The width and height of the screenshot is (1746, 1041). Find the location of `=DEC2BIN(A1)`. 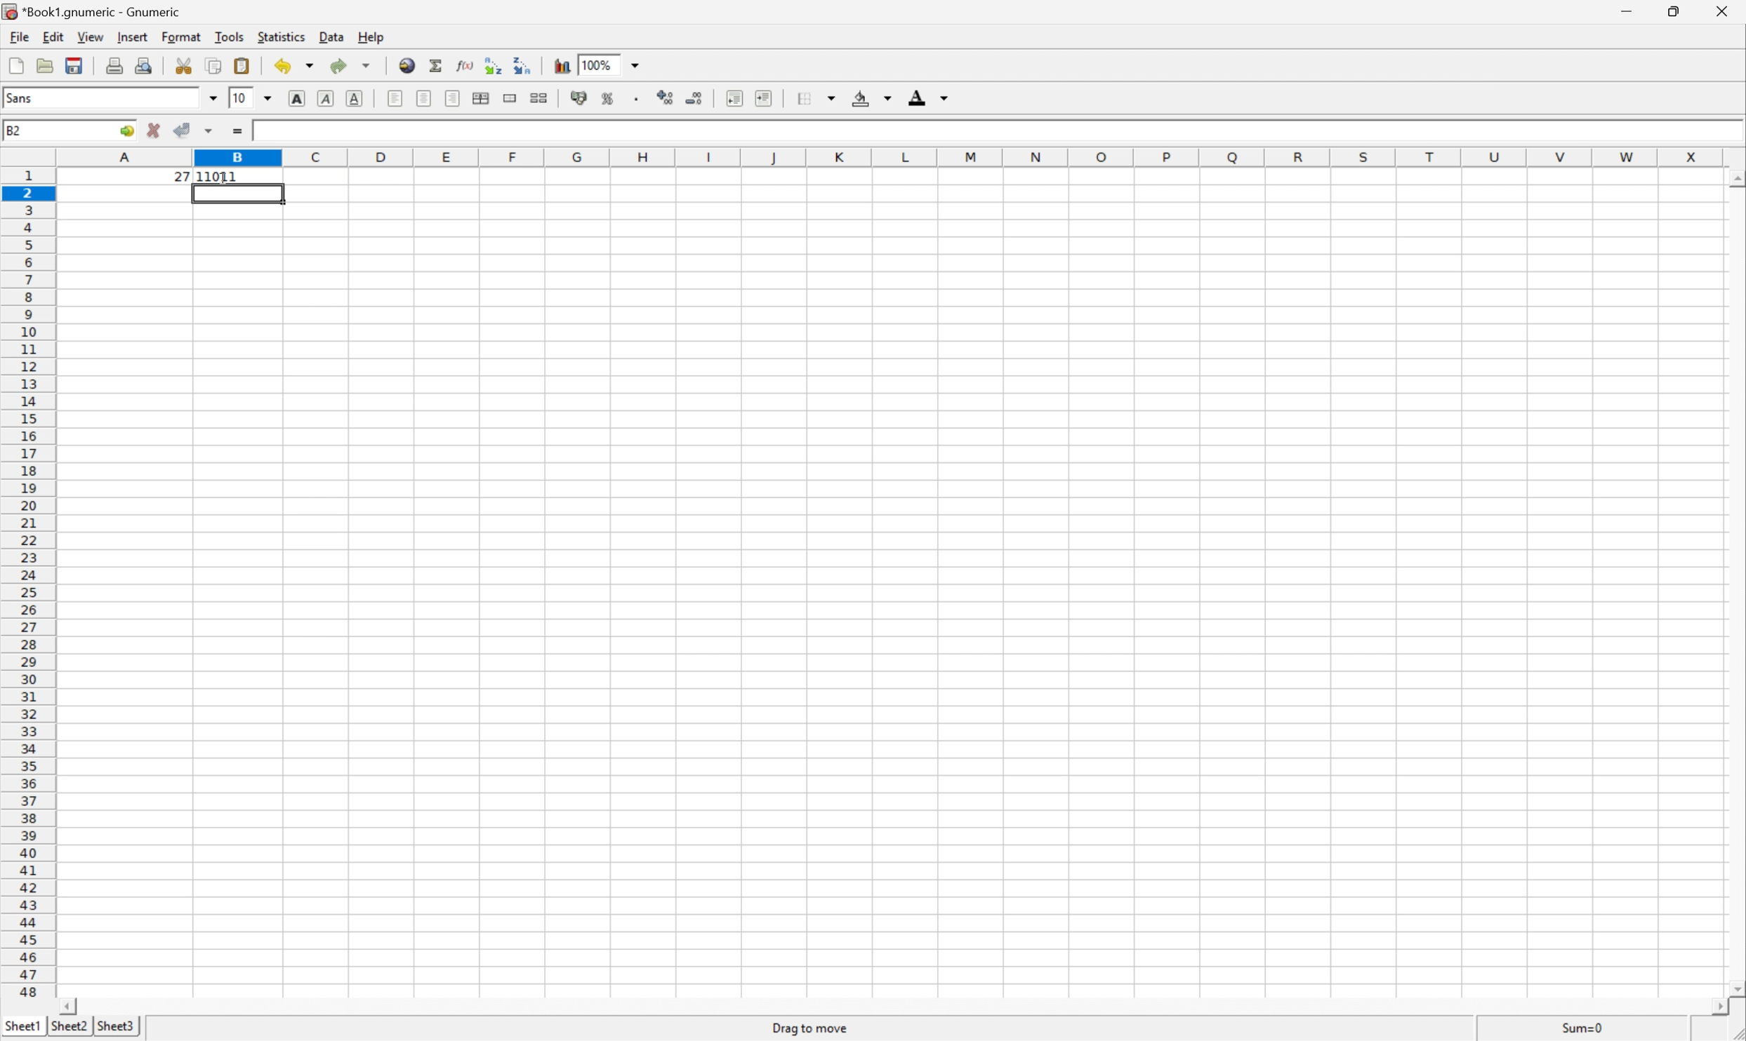

=DEC2BIN(A1) is located at coordinates (296, 131).